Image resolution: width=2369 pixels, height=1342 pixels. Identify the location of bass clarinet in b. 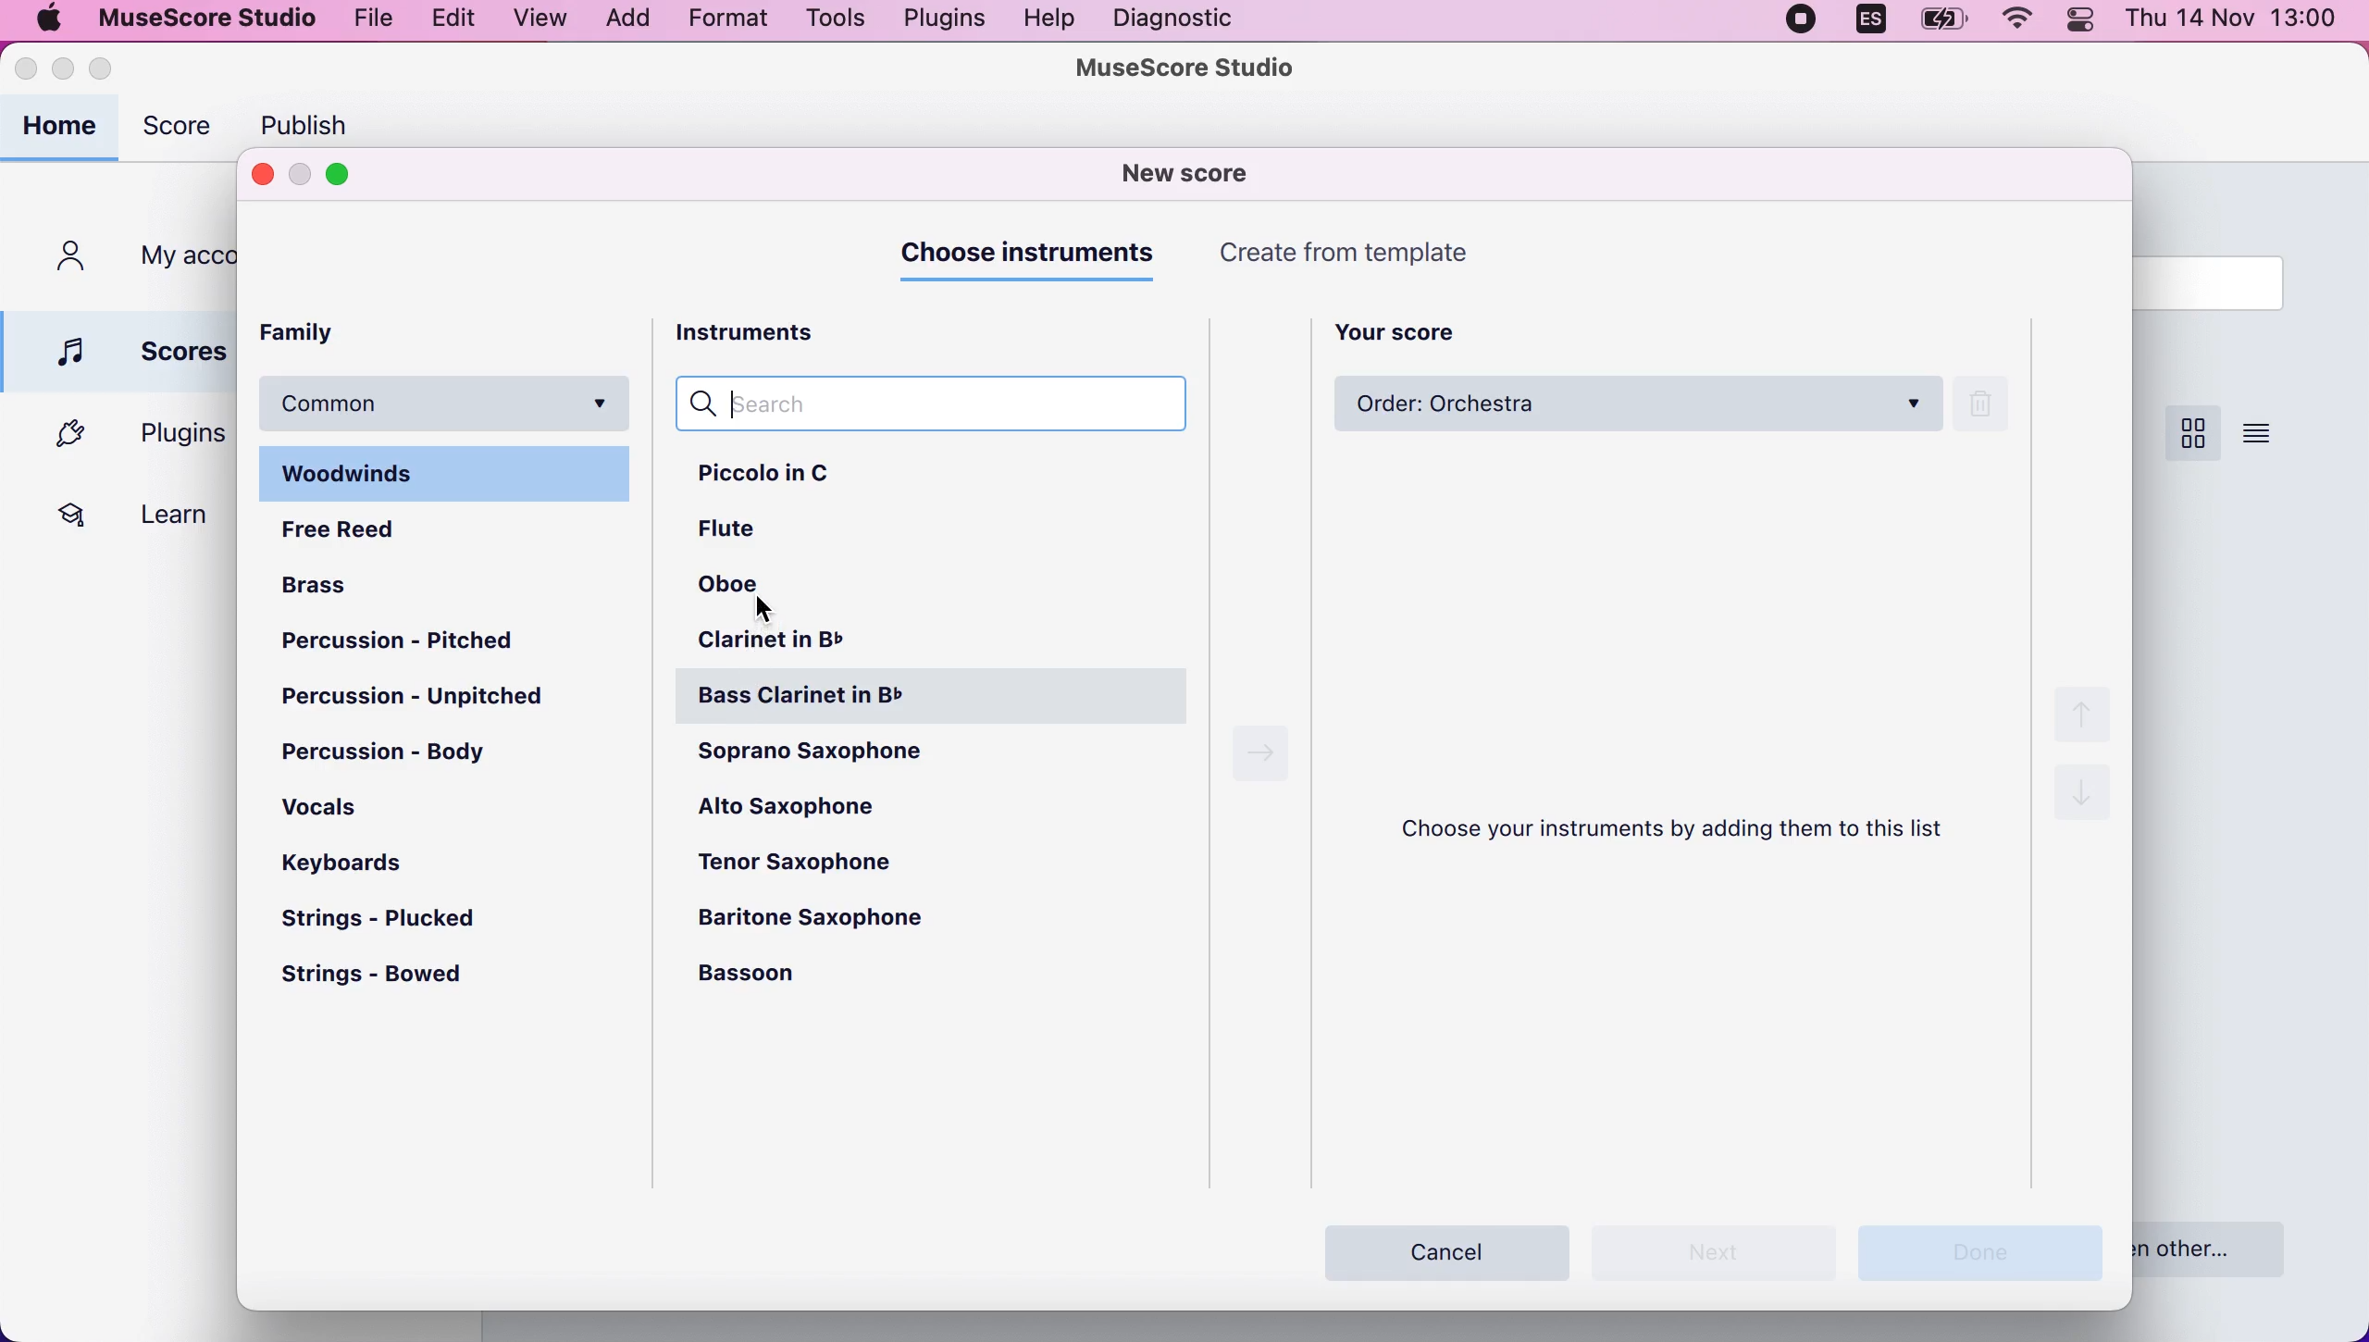
(937, 698).